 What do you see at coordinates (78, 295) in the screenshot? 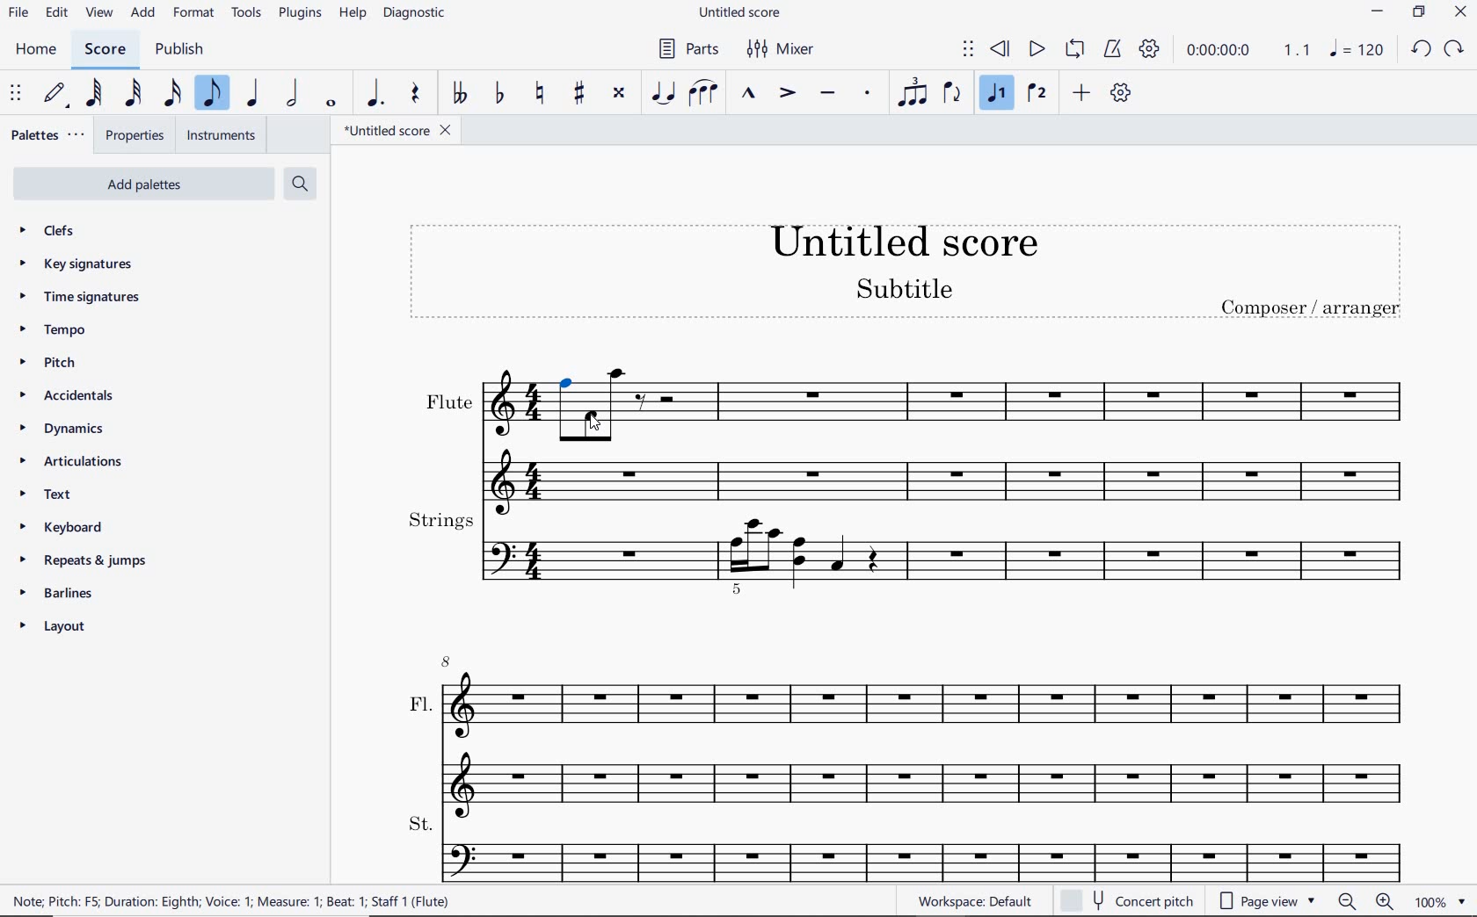
I see `time signatures` at bounding box center [78, 295].